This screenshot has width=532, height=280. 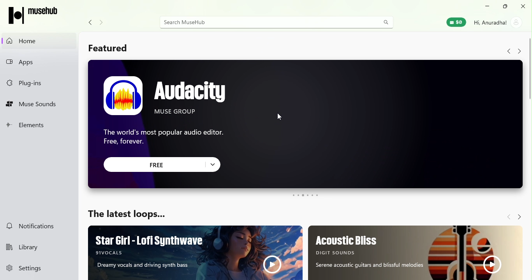 I want to click on Navigate forward, so click(x=518, y=52).